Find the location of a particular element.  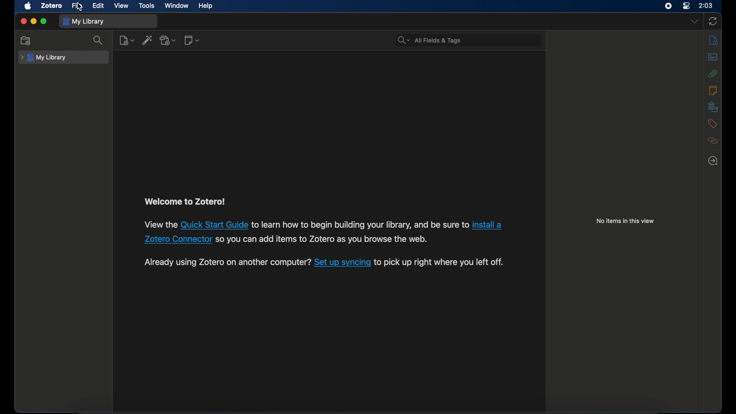

new collection is located at coordinates (26, 41).